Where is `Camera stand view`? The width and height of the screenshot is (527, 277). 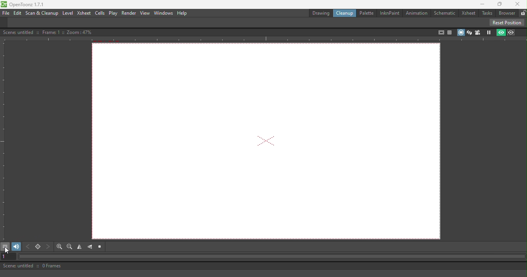
Camera stand view is located at coordinates (460, 32).